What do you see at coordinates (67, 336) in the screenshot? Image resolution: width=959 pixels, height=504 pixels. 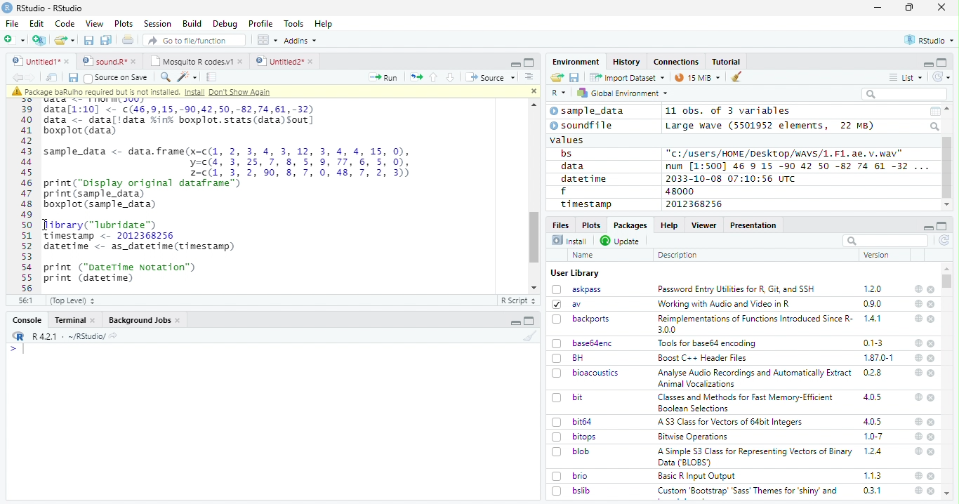 I see `R 4.2.1 - ~/RStudio/` at bounding box center [67, 336].